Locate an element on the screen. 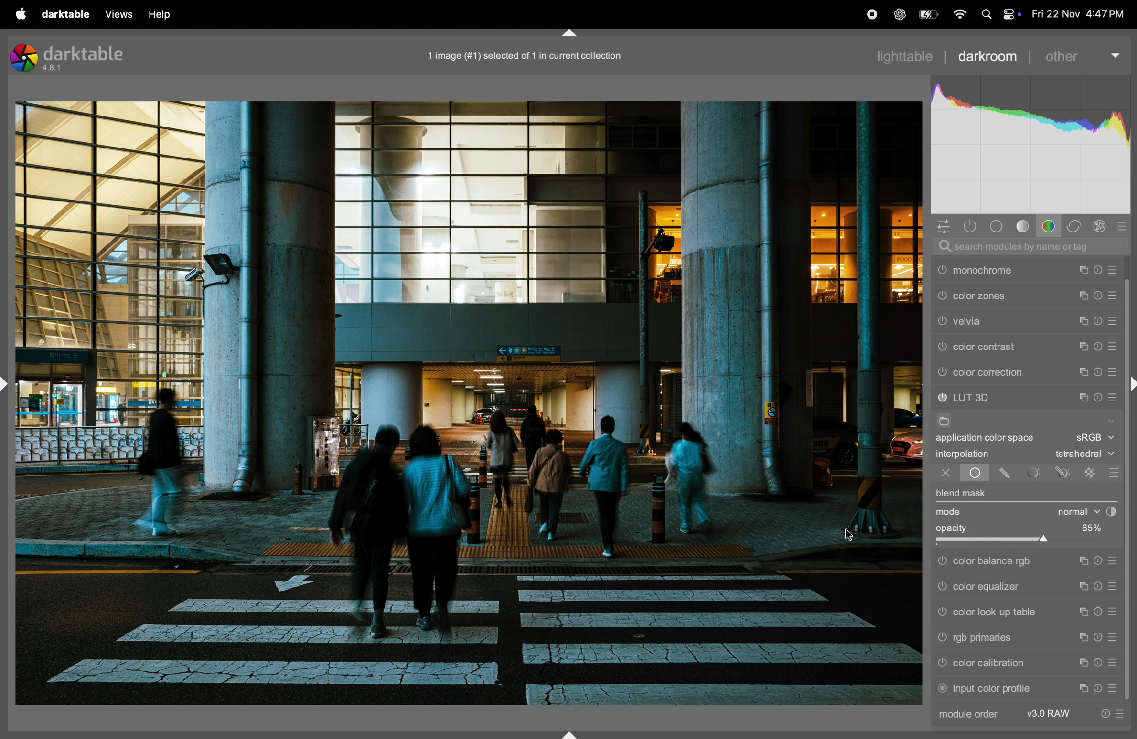  sRgb is located at coordinates (1095, 437).